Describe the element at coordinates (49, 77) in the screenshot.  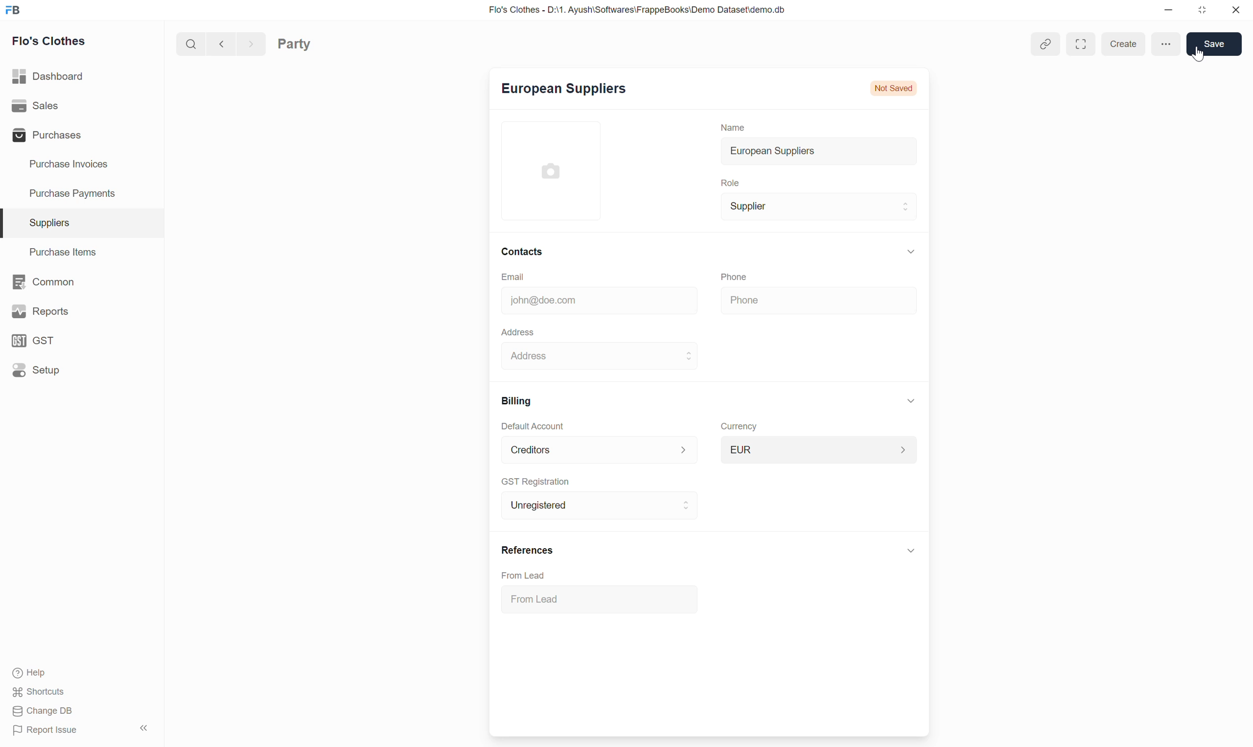
I see `dashboard` at that location.